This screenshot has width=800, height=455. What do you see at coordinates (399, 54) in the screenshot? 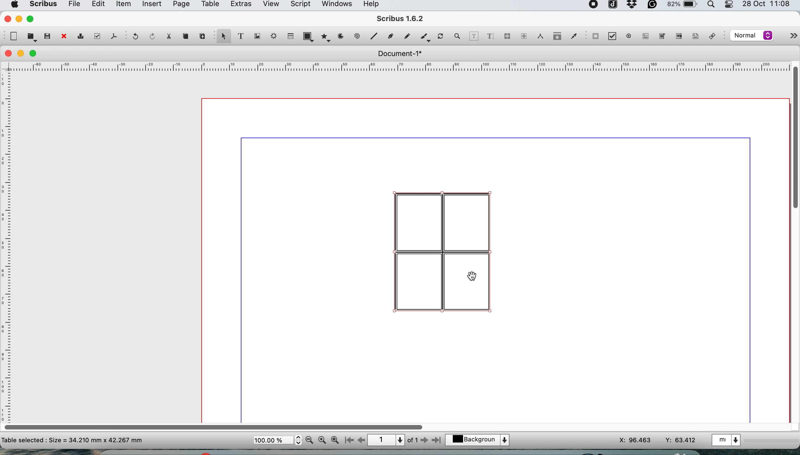
I see `document 1` at bounding box center [399, 54].